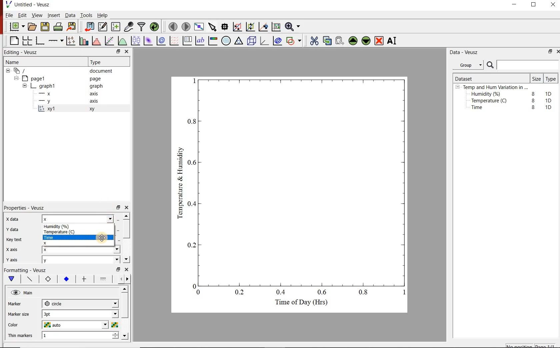 Image resolution: width=560 pixels, height=348 pixels. Describe the element at coordinates (192, 121) in the screenshot. I see `0.8` at that location.